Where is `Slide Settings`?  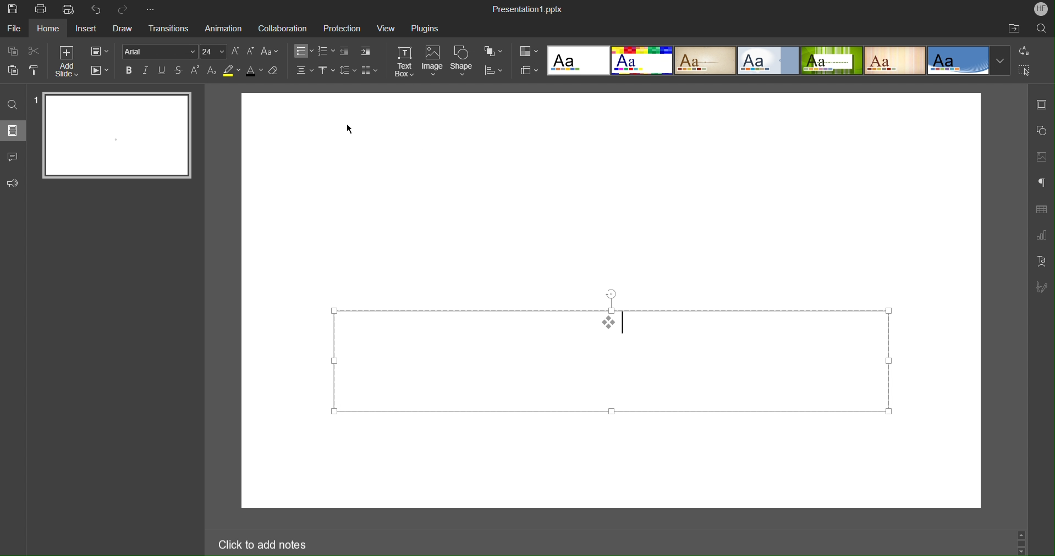 Slide Settings is located at coordinates (1041, 105).